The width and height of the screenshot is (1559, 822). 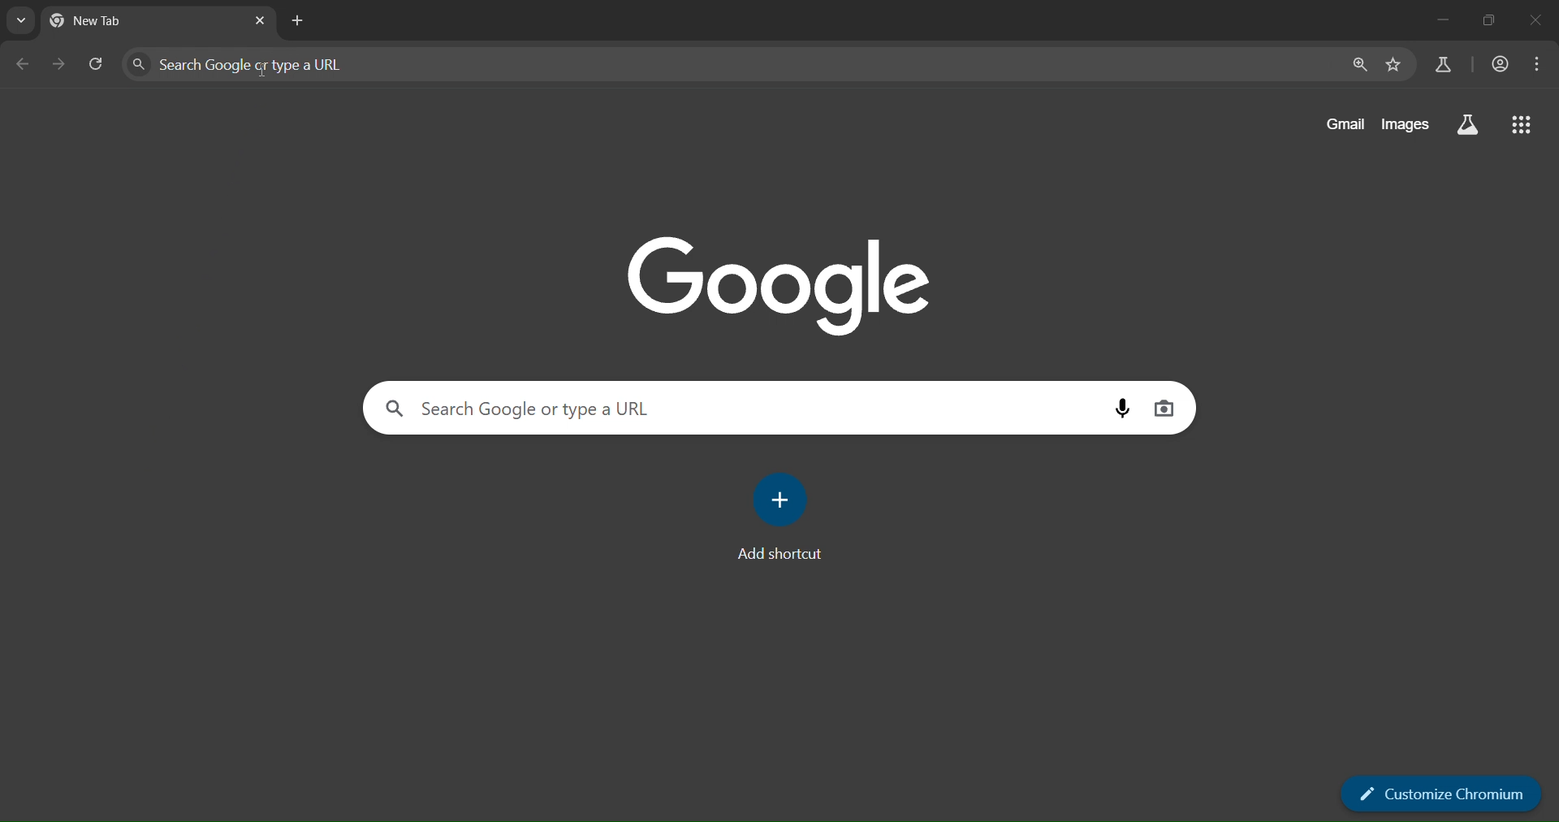 What do you see at coordinates (778, 518) in the screenshot?
I see `add shortcut` at bounding box center [778, 518].